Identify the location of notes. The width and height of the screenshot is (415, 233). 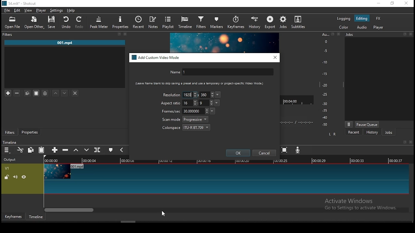
(153, 22).